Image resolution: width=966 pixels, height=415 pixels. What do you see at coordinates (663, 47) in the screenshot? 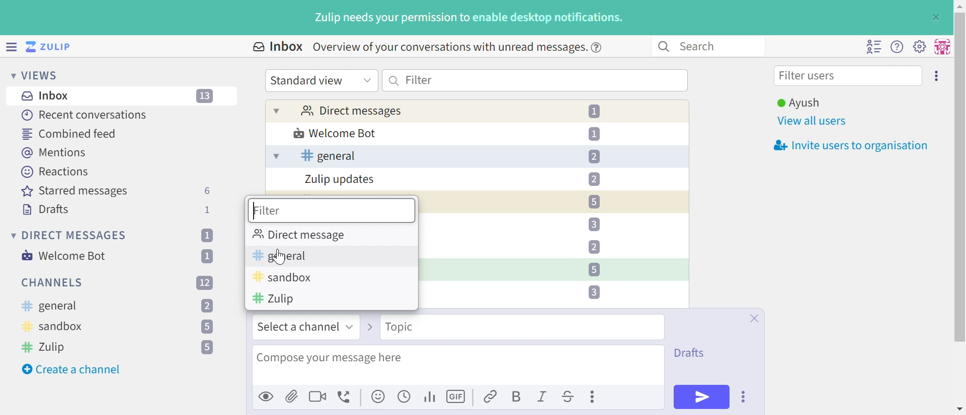
I see `Search` at bounding box center [663, 47].